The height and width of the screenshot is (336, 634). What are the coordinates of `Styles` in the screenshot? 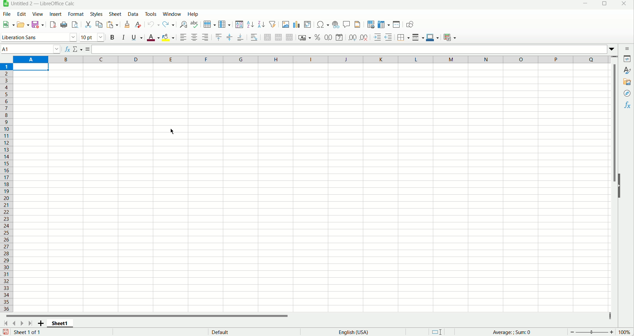 It's located at (98, 14).